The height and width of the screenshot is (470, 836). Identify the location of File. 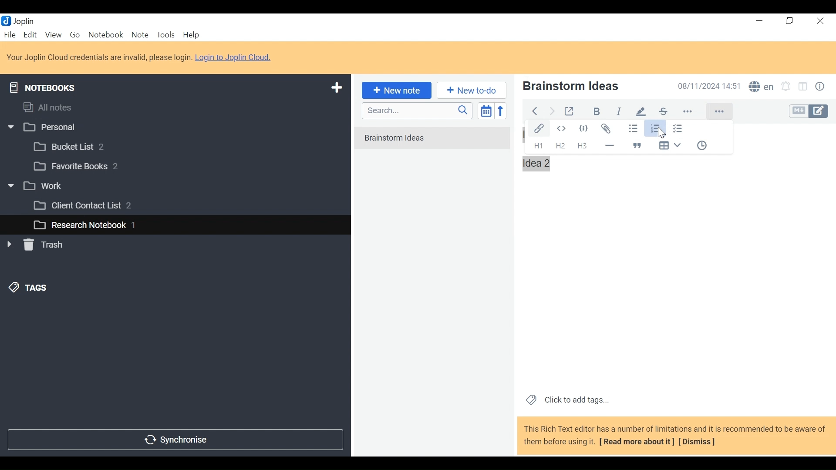
(11, 34).